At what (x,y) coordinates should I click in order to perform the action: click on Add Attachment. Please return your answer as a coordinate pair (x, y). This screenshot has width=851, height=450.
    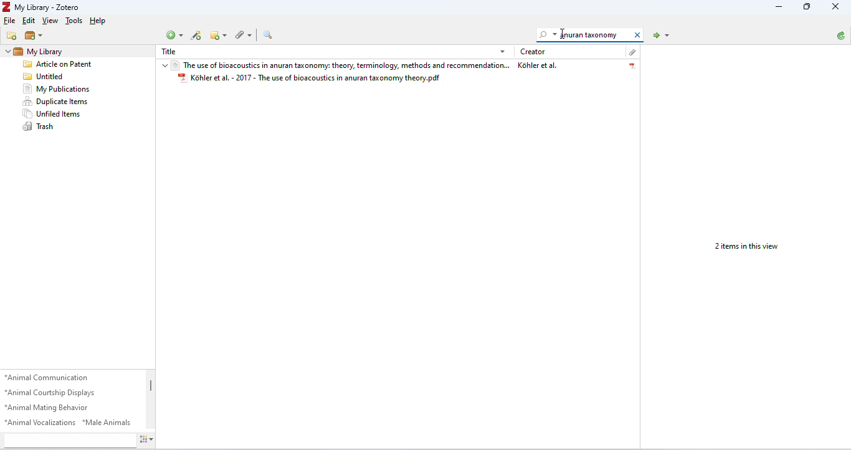
    Looking at the image, I should click on (244, 36).